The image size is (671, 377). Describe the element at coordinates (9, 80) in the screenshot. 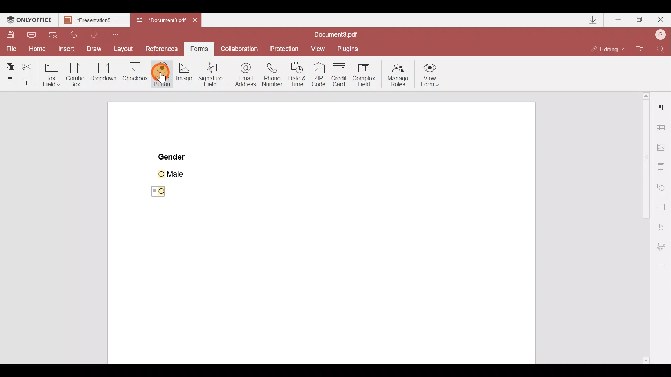

I see `Paste` at that location.